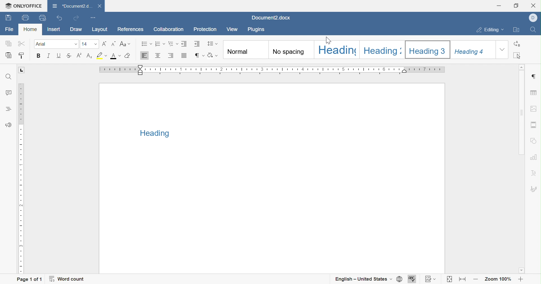 The height and width of the screenshot is (284, 541). I want to click on Heading 3, so click(428, 48).